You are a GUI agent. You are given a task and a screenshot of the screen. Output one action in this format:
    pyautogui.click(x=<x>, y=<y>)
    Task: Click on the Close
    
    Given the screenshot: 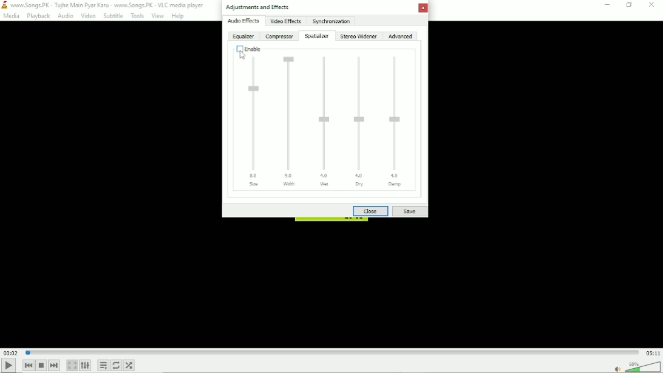 What is the action you would take?
    pyautogui.click(x=370, y=210)
    